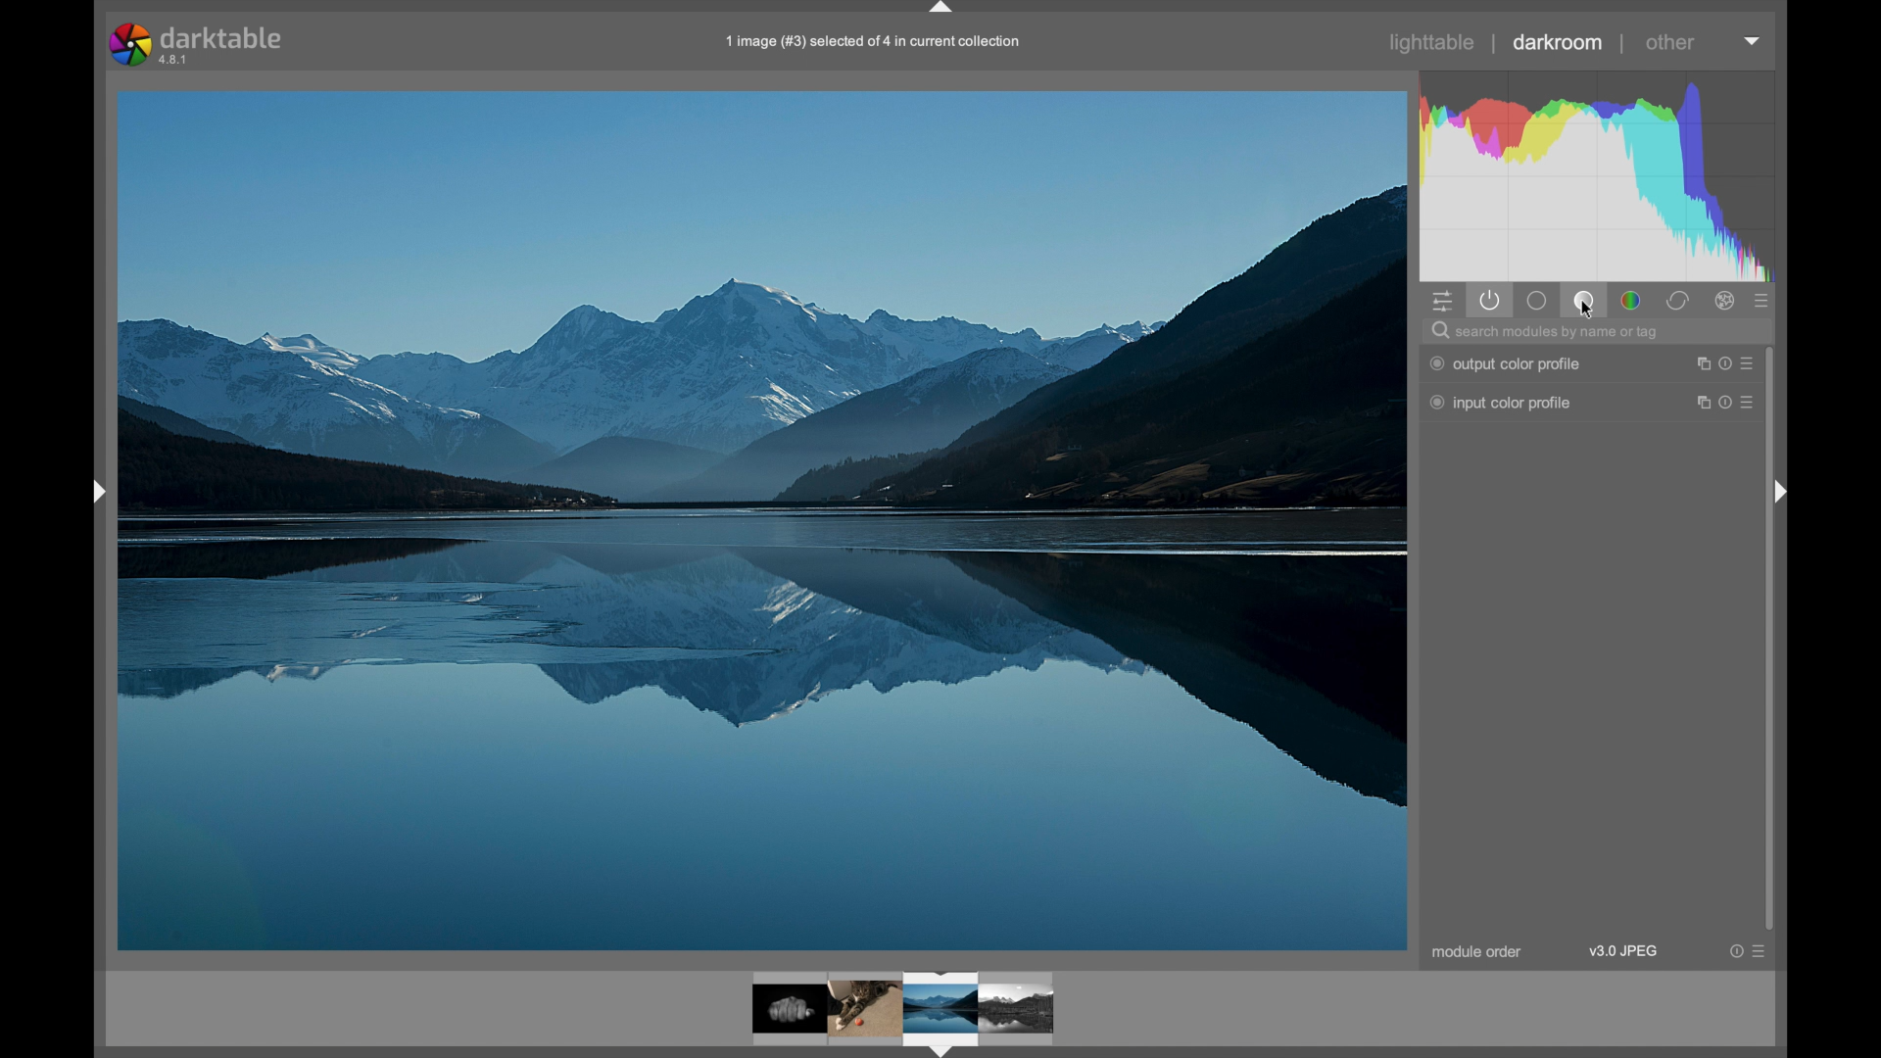 This screenshot has height=1058, width=1881. Describe the element at coordinates (757, 521) in the screenshot. I see `photo` at that location.